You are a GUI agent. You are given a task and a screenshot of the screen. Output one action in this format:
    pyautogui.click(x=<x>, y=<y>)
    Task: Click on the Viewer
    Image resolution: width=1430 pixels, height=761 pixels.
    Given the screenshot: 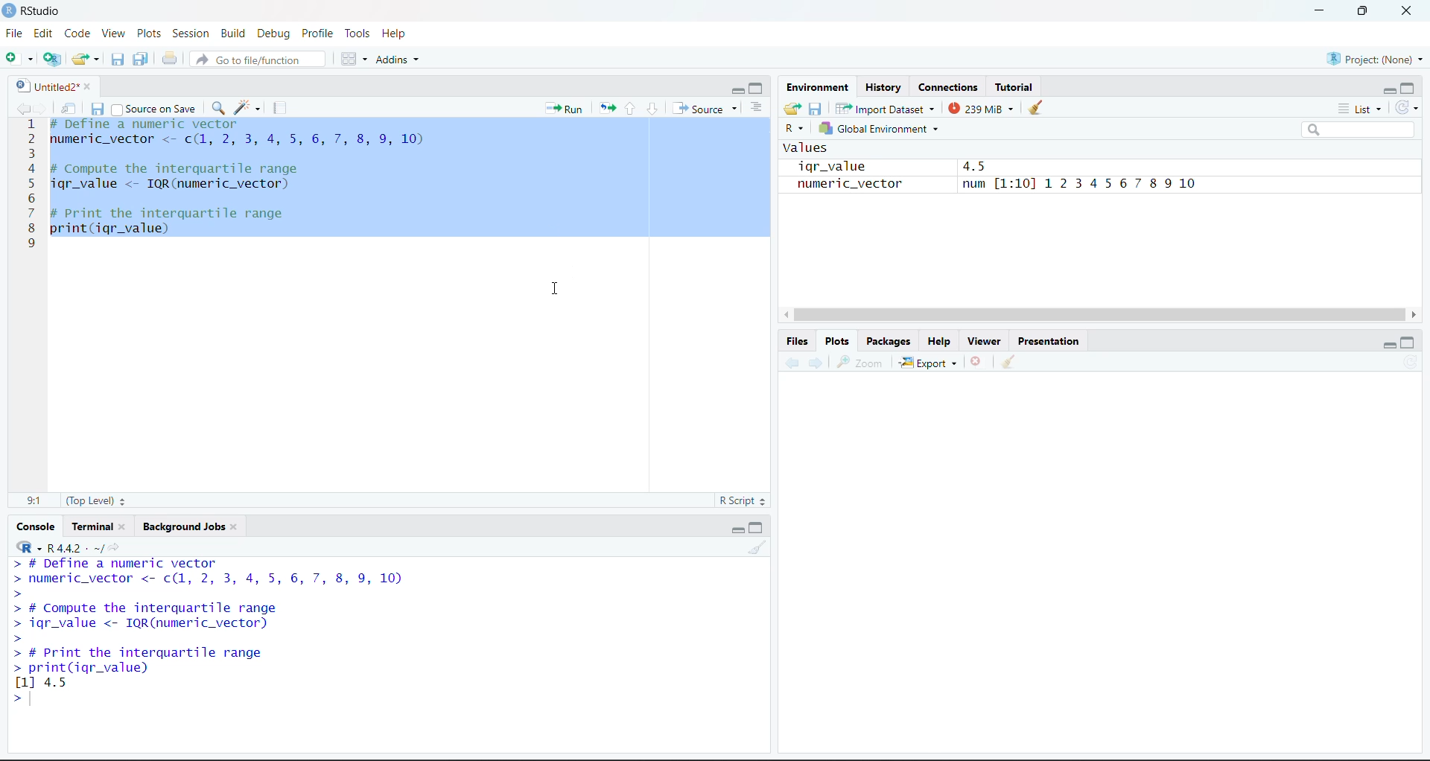 What is the action you would take?
    pyautogui.click(x=984, y=340)
    